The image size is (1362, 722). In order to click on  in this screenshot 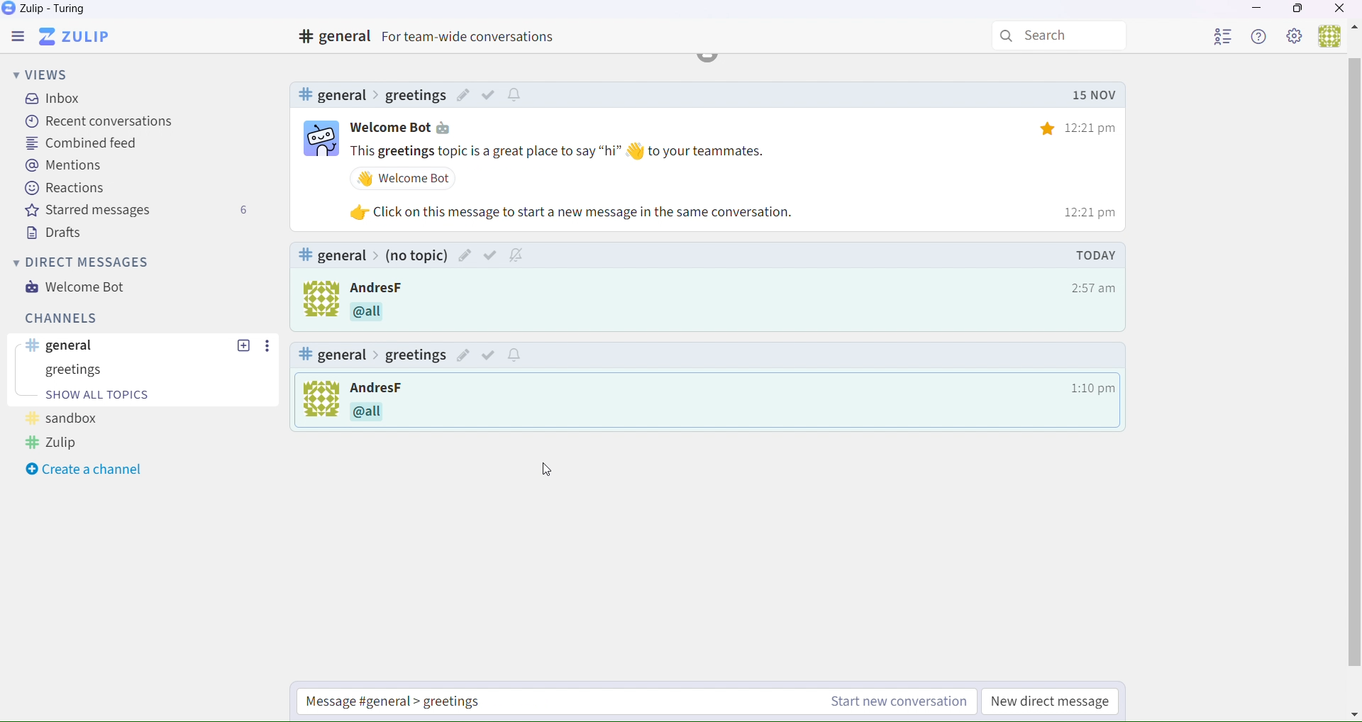, I will do `click(1095, 255)`.